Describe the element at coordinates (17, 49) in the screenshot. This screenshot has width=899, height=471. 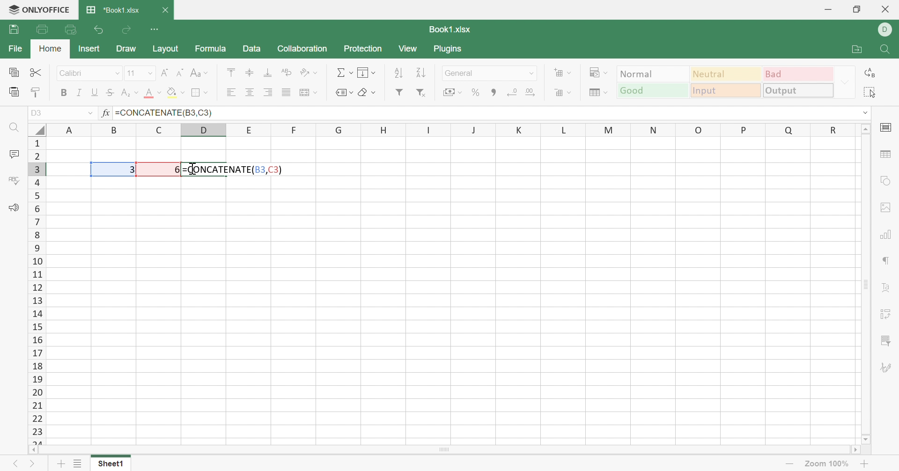
I see `File` at that location.